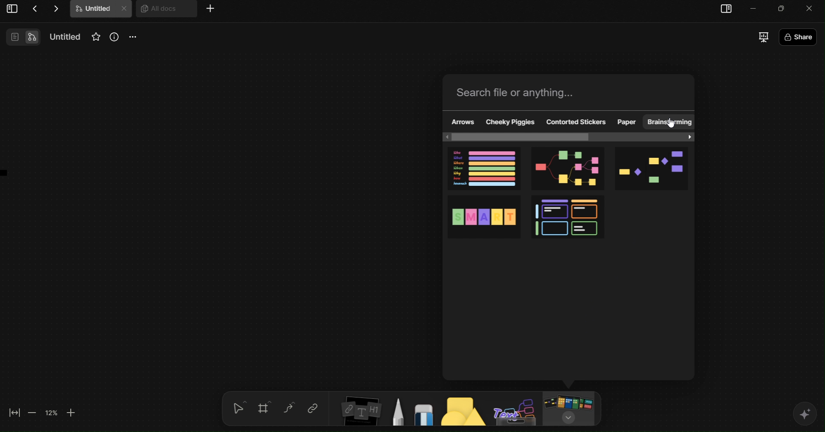 The height and width of the screenshot is (432, 825). What do you see at coordinates (656, 170) in the screenshot?
I see `Flowchart template` at bounding box center [656, 170].